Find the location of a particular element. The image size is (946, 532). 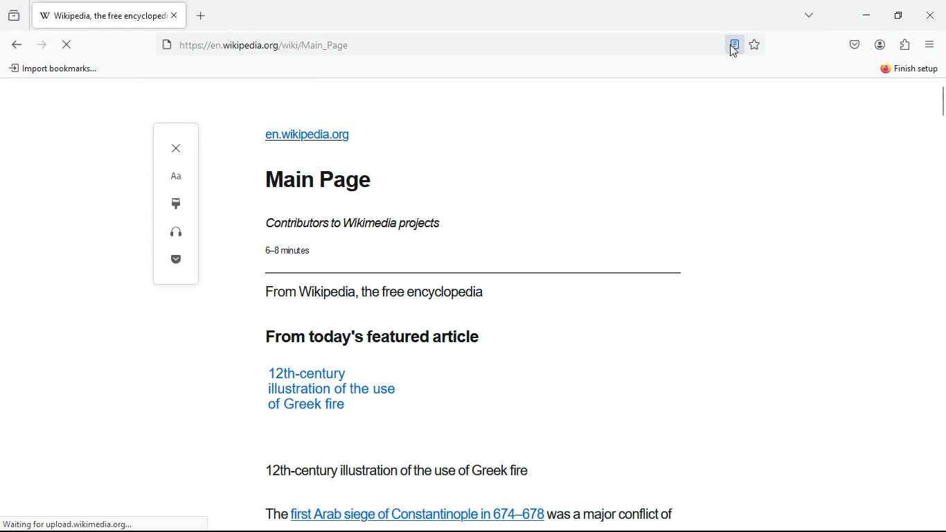

url is located at coordinates (76, 525).